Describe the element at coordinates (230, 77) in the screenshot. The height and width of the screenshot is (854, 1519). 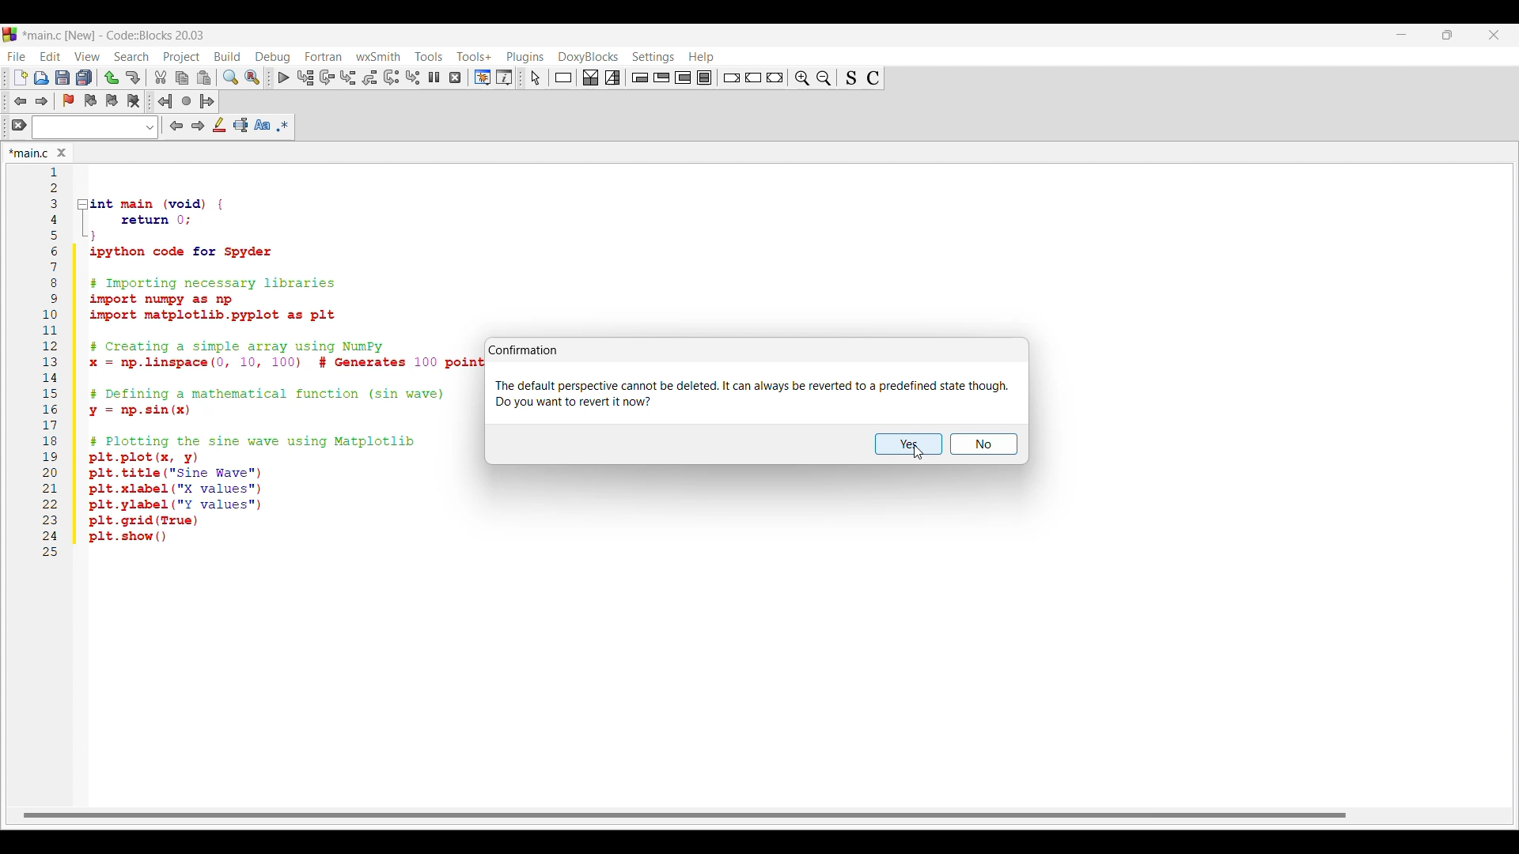
I see `Find` at that location.